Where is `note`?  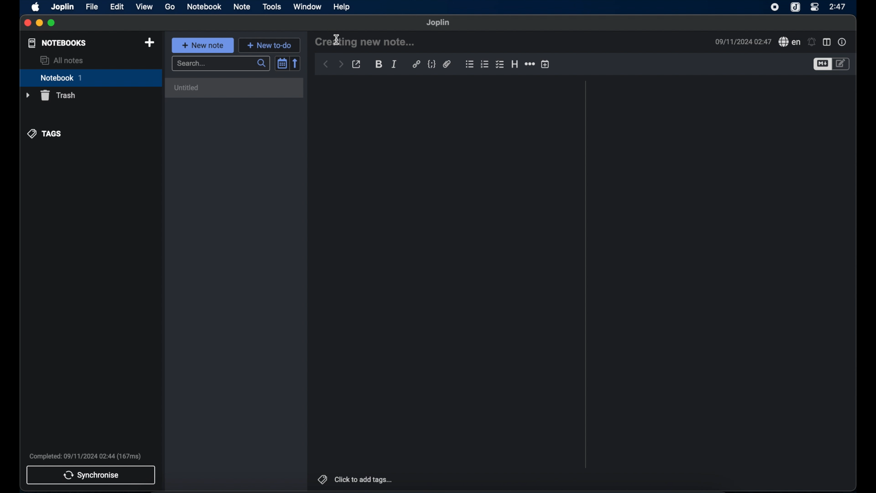 note is located at coordinates (241, 6).